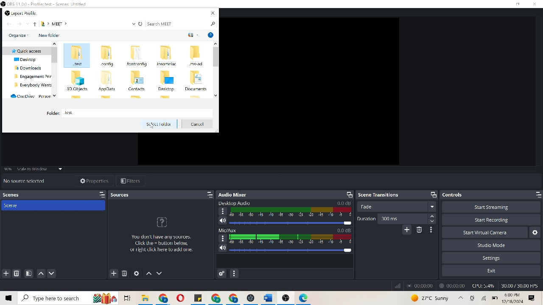  Describe the element at coordinates (484, 299) in the screenshot. I see `wifi` at that location.